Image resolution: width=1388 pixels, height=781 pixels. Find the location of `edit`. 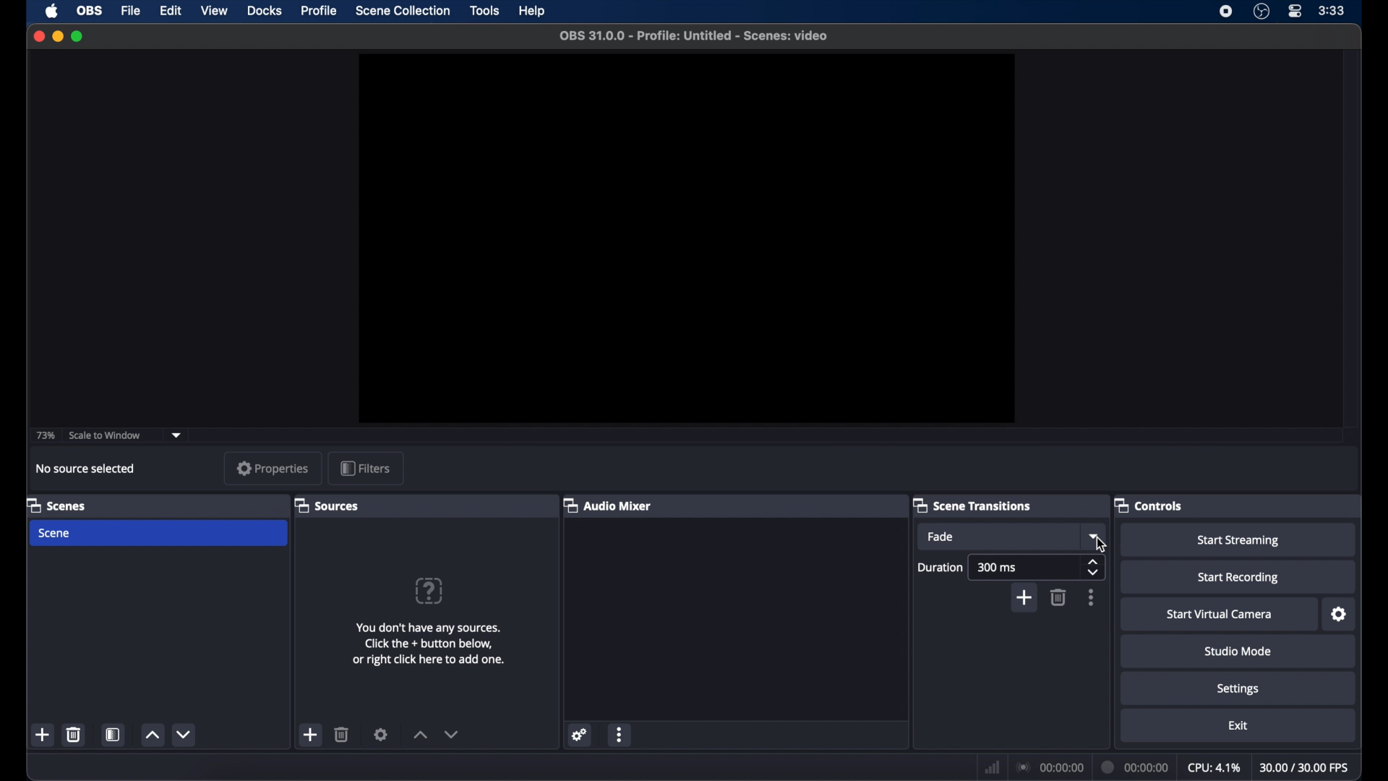

edit is located at coordinates (172, 10).